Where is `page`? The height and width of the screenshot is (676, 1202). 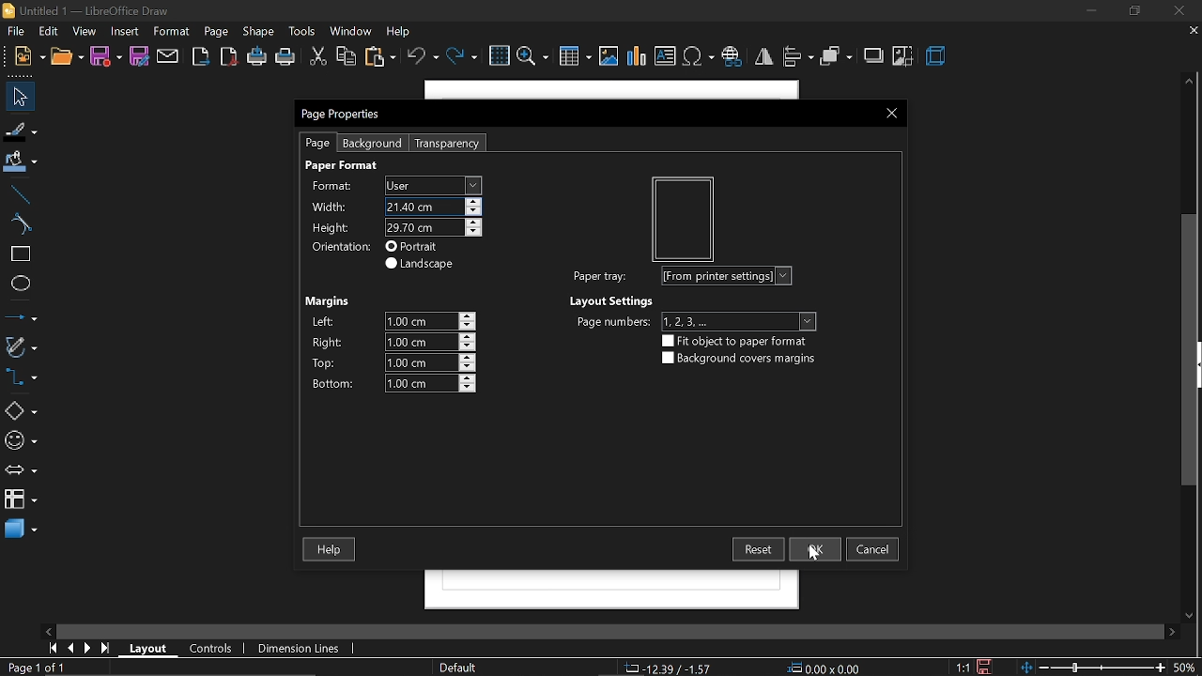 page is located at coordinates (216, 32).